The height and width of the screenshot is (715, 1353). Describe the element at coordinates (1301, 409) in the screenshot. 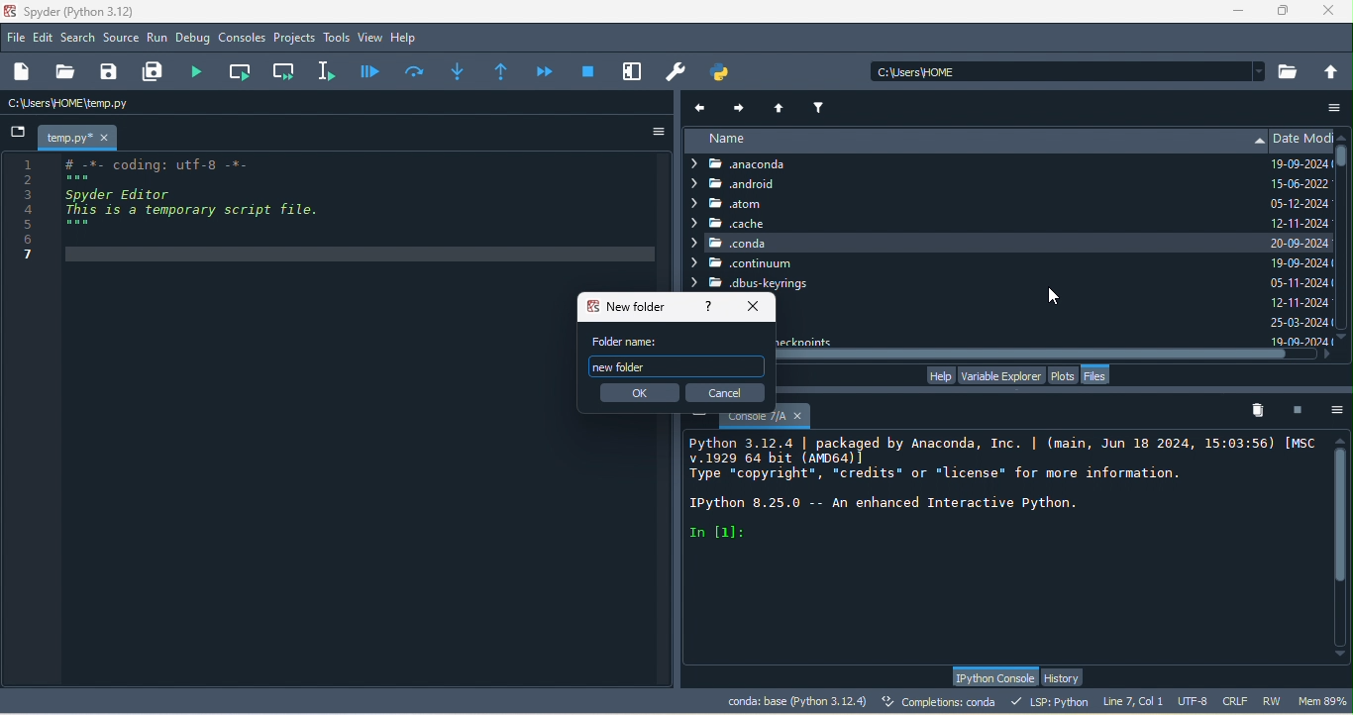

I see `interrupt kenel` at that location.